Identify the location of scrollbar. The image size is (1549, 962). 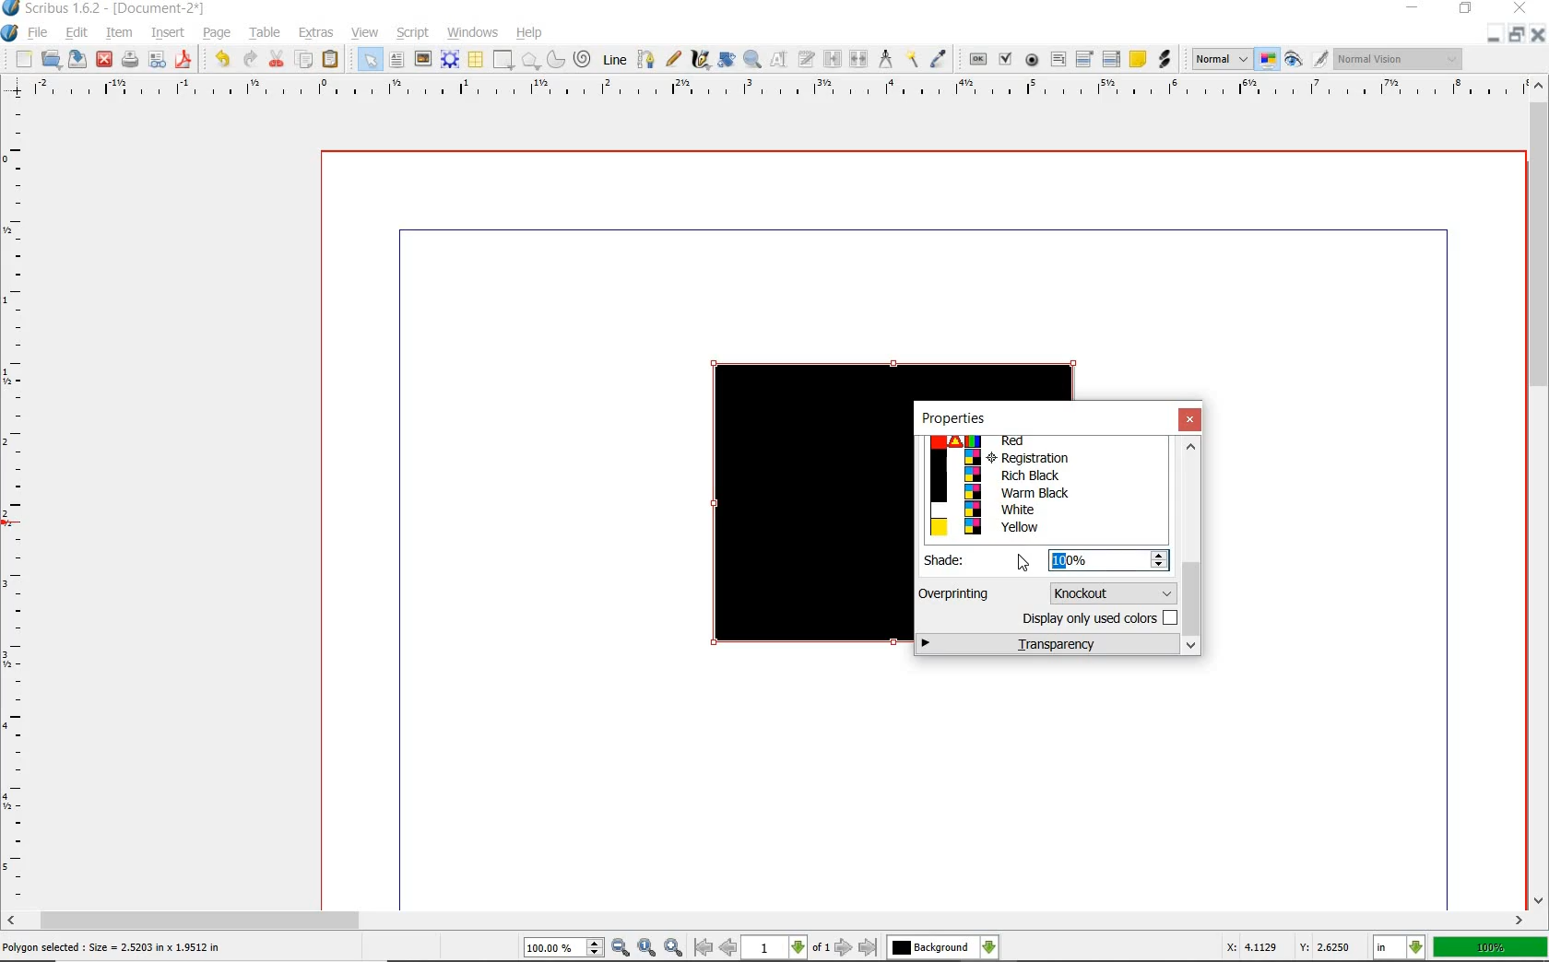
(1192, 547).